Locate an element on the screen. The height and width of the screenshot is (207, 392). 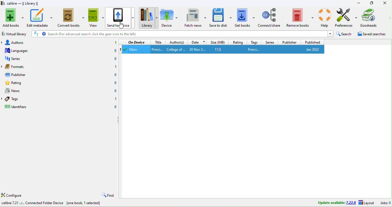
close is located at coordinates (384, 3).